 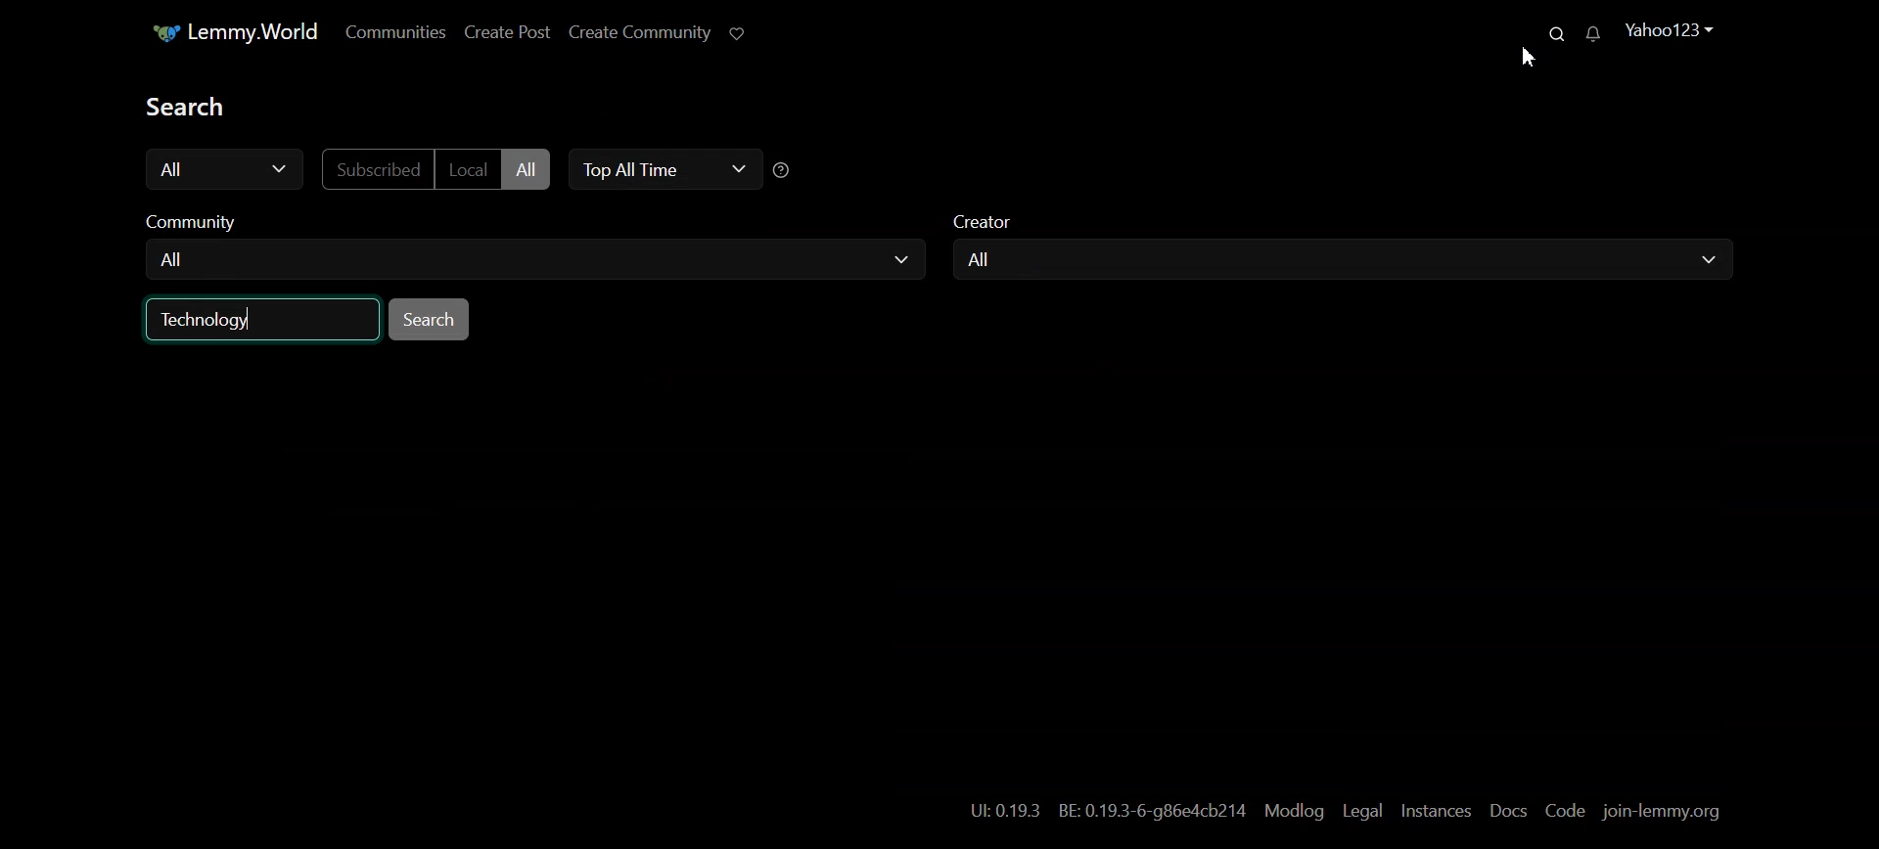 What do you see at coordinates (1294, 808) in the screenshot?
I see `Modlog` at bounding box center [1294, 808].